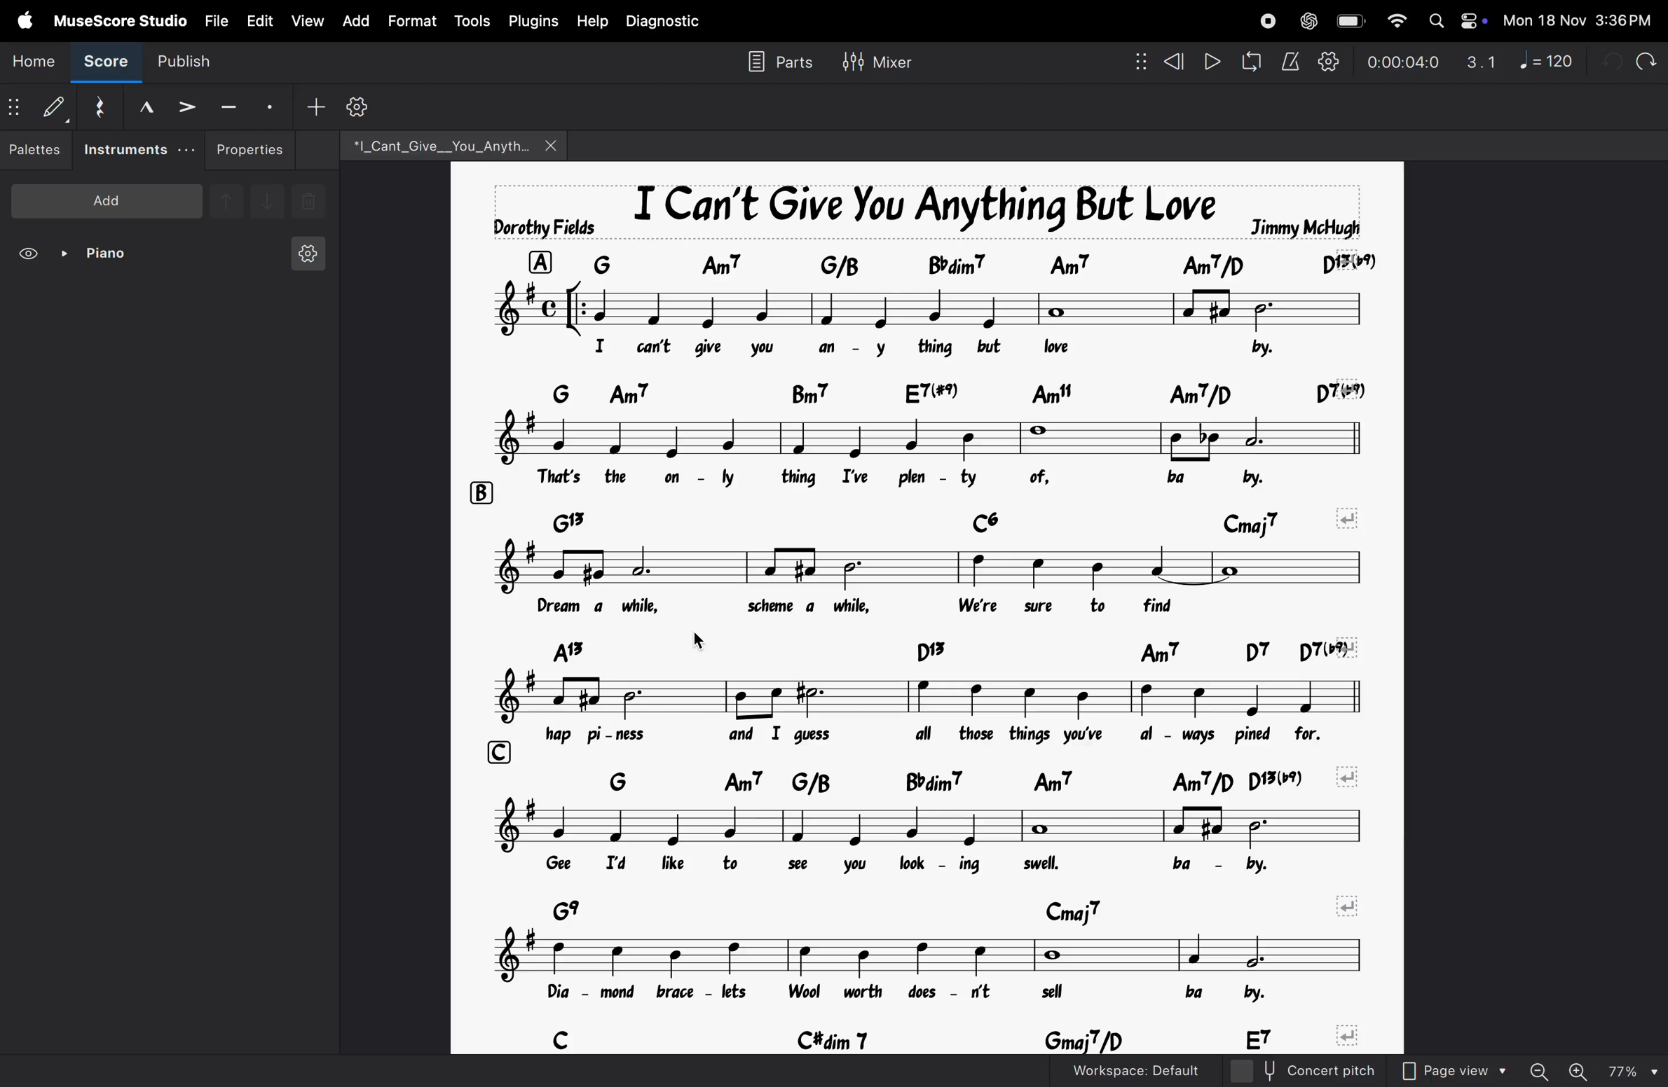  I want to click on rewind, so click(1161, 62).